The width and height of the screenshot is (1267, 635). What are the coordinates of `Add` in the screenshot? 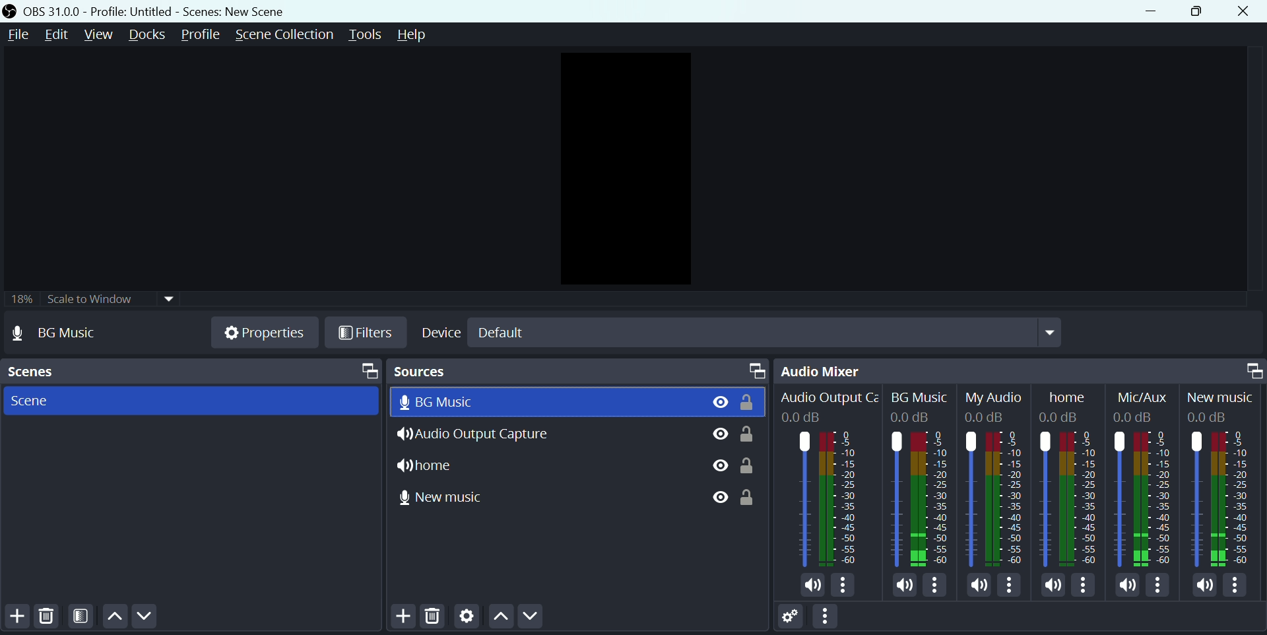 It's located at (15, 617).